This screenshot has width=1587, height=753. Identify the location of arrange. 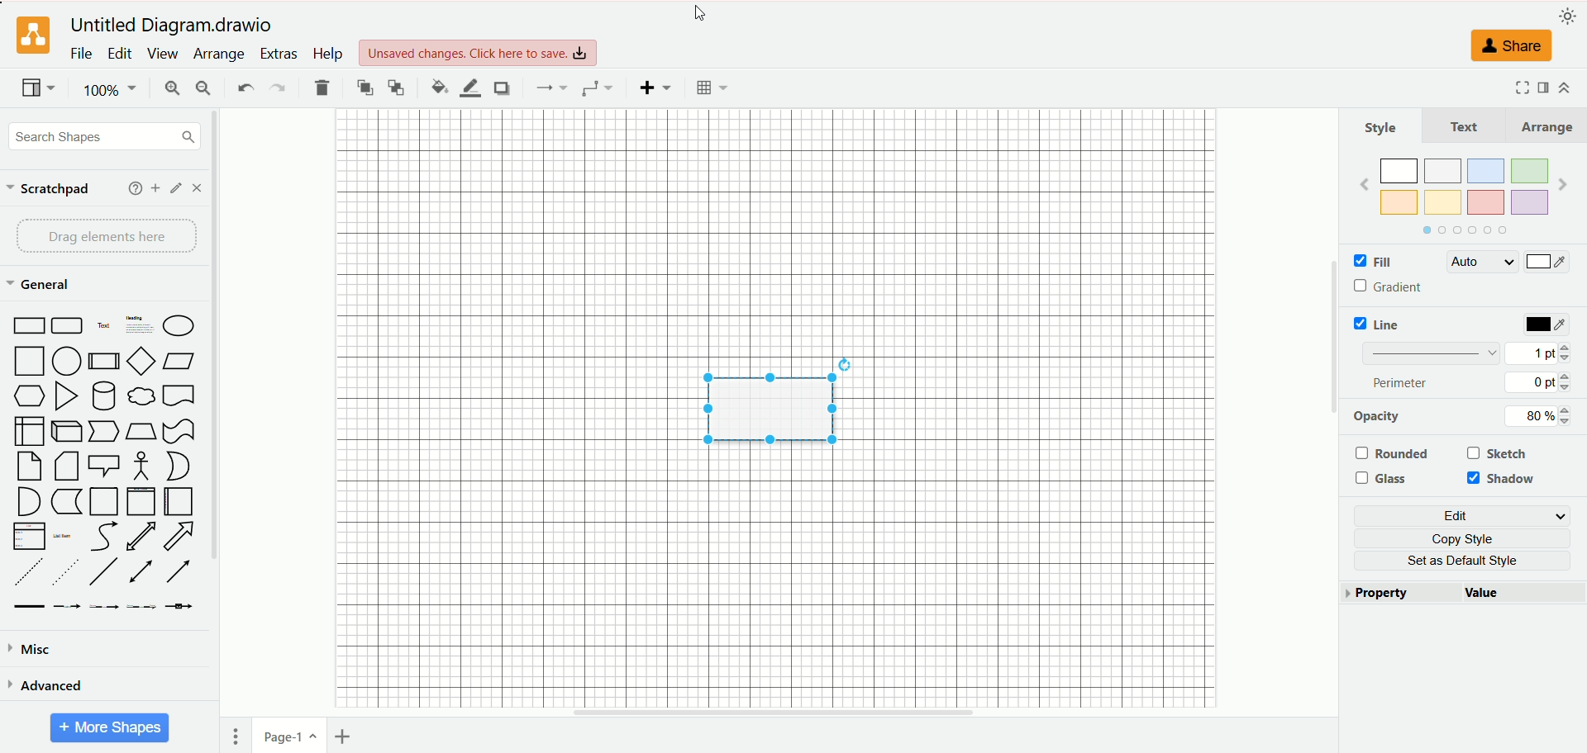
(221, 54).